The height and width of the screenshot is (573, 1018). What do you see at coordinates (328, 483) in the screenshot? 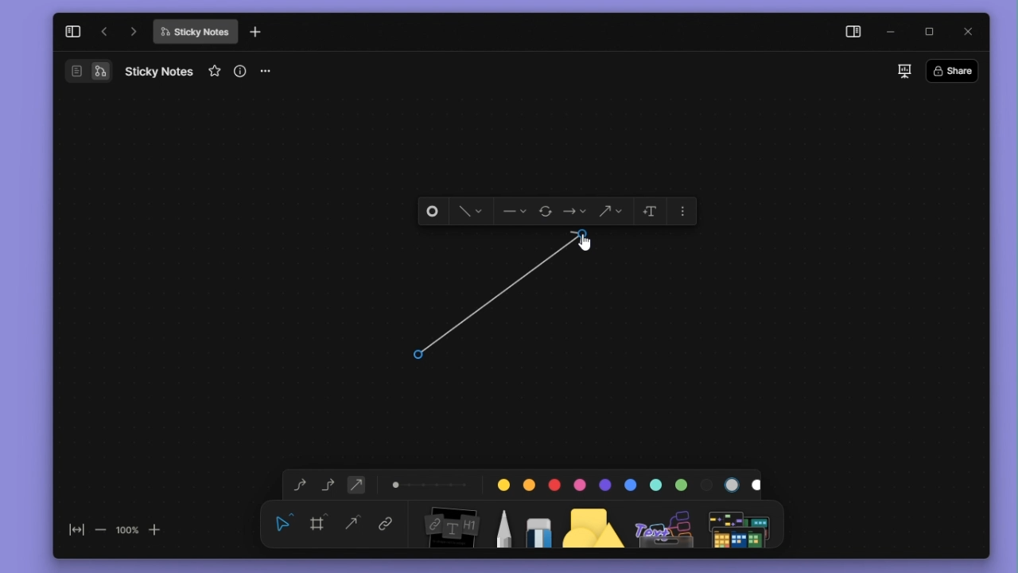
I see `elbowed` at bounding box center [328, 483].